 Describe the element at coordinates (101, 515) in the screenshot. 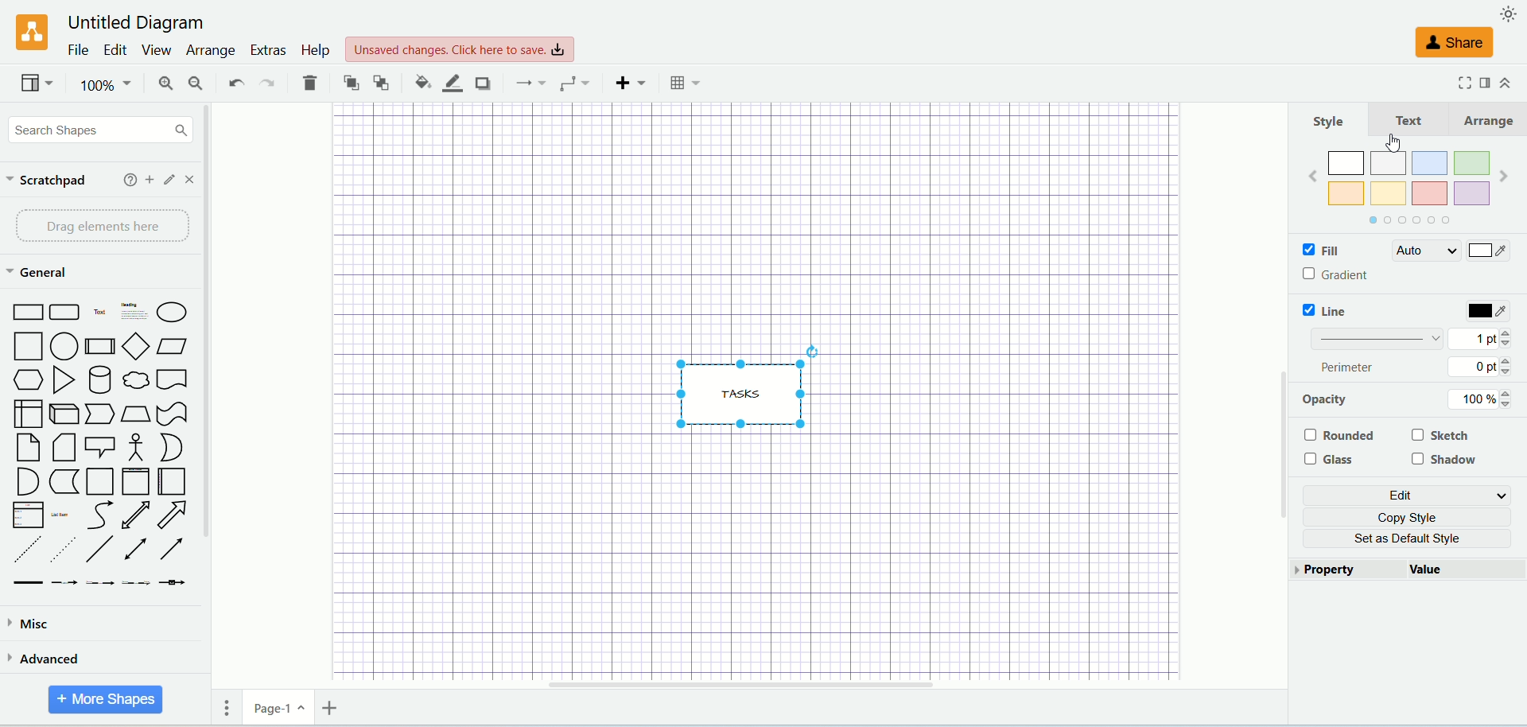

I see `Curve` at that location.